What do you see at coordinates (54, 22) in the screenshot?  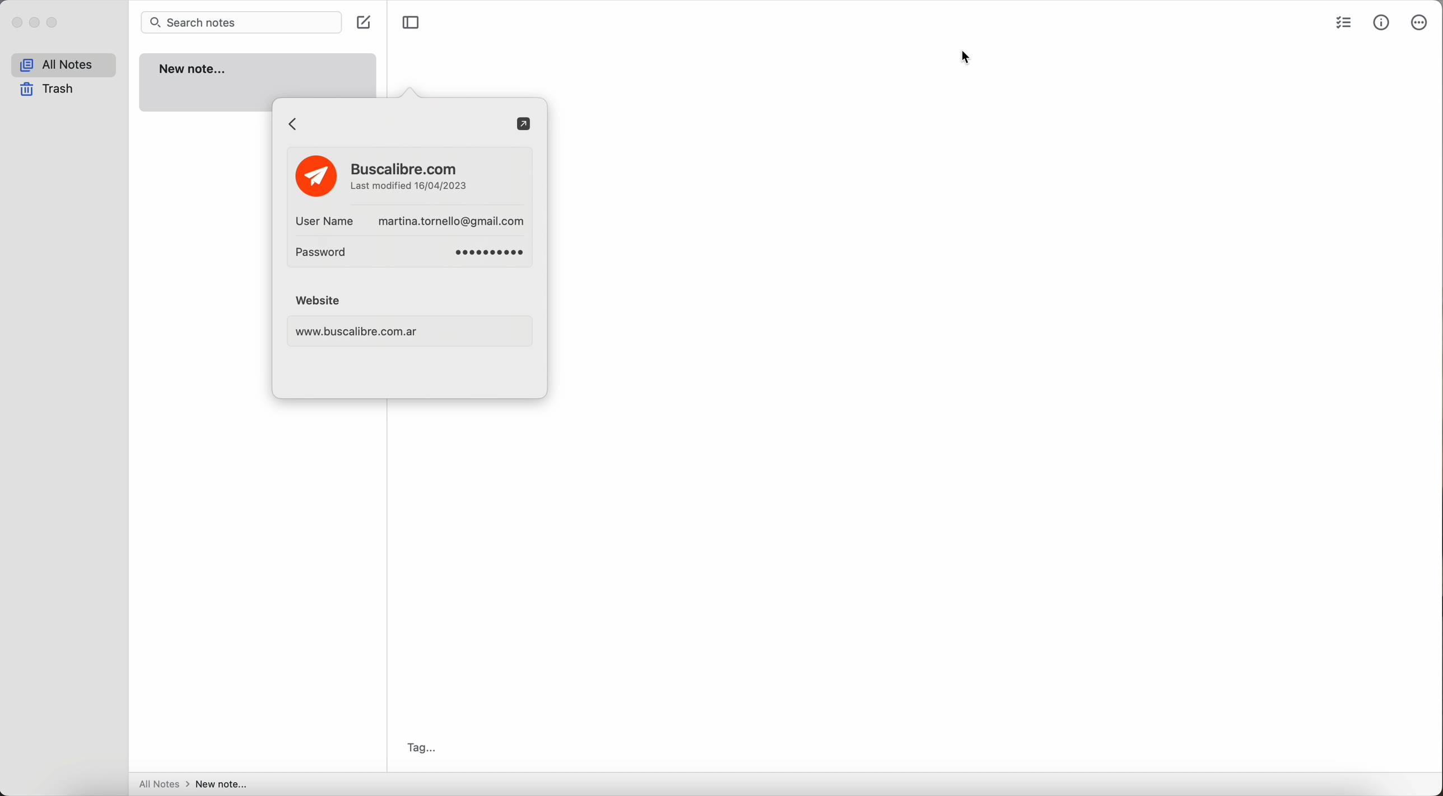 I see `maximize` at bounding box center [54, 22].